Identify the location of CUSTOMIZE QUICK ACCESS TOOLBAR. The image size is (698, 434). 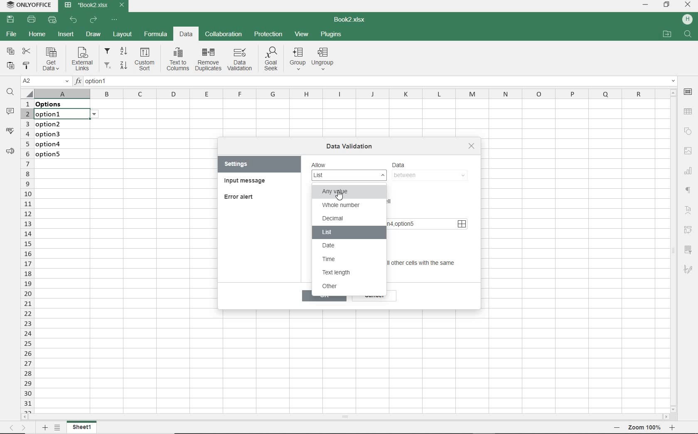
(115, 20).